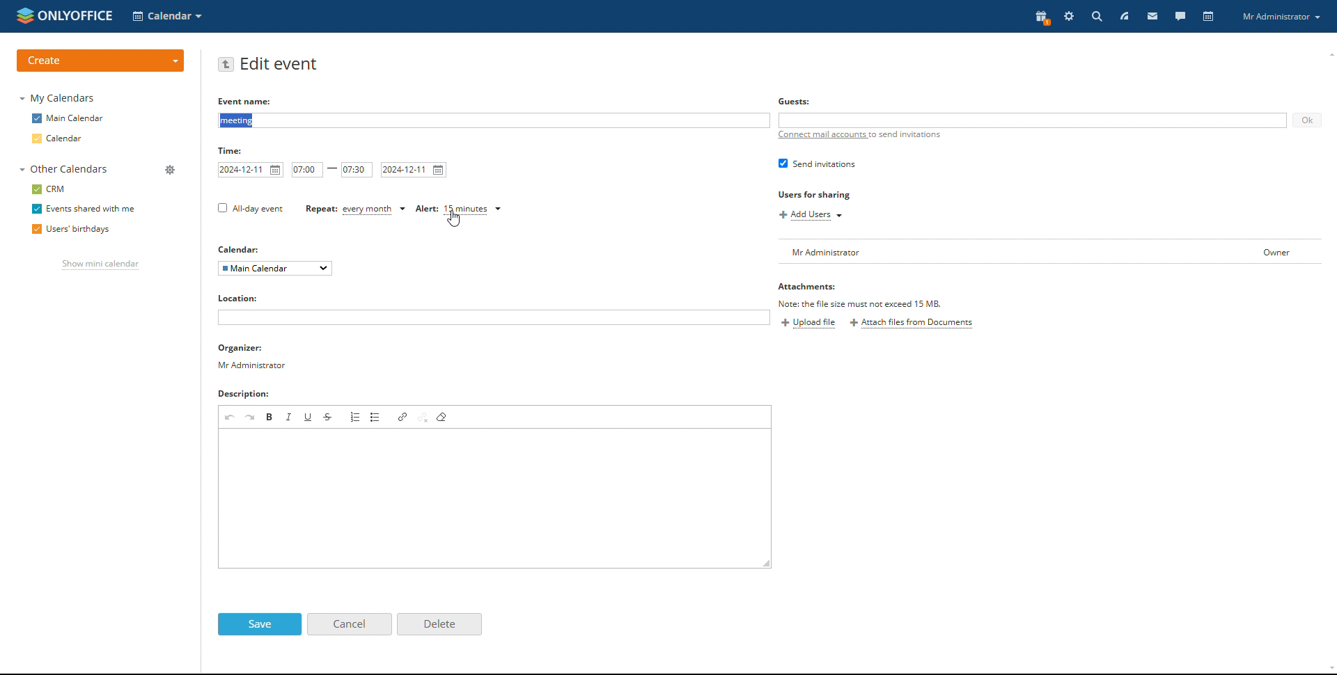 The width and height of the screenshot is (1337, 675). I want to click on add description, so click(496, 498).